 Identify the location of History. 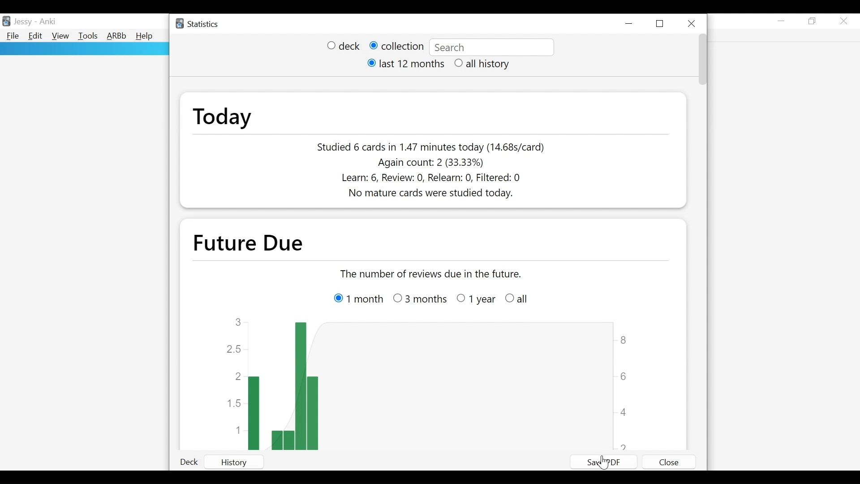
(243, 462).